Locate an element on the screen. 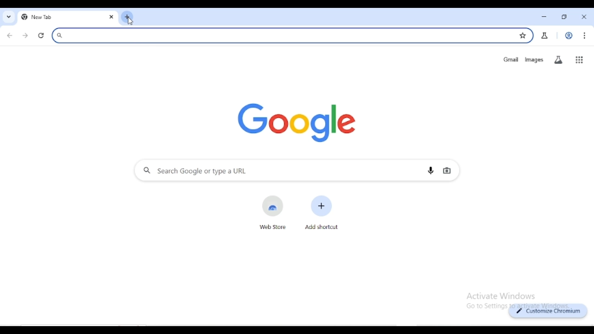 This screenshot has width=594, height=334. web store is located at coordinates (273, 213).